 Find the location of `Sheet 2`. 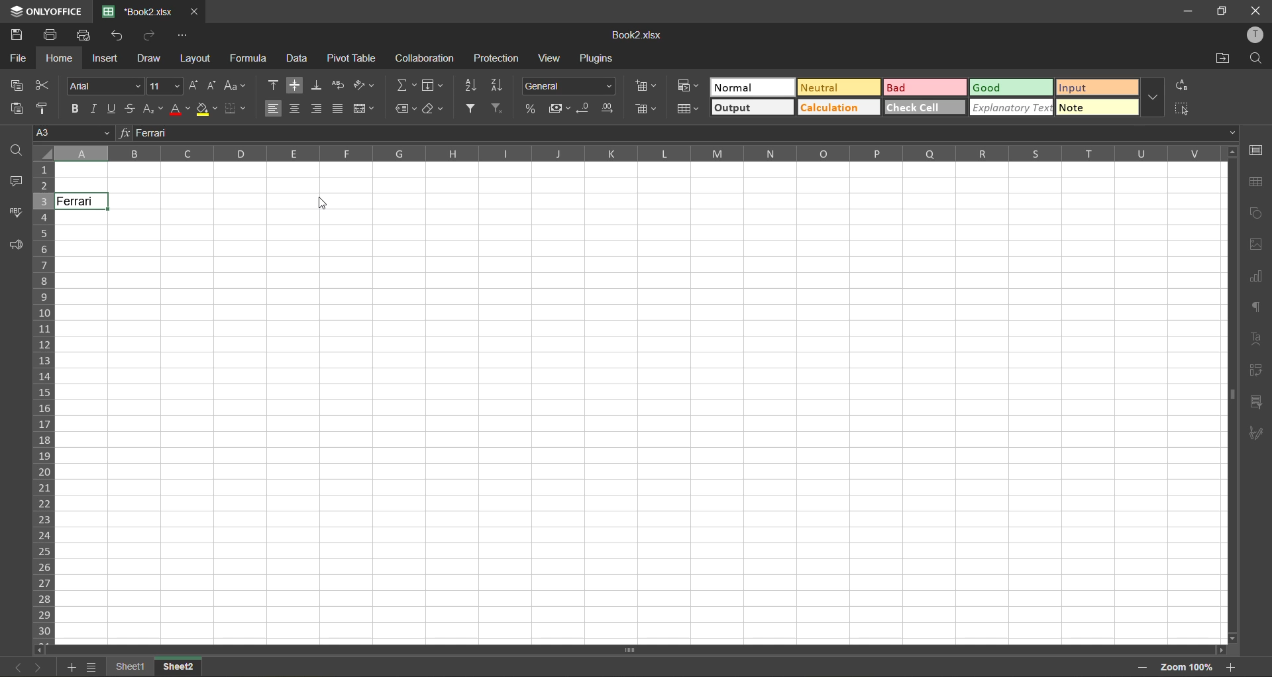

Sheet 2 is located at coordinates (189, 668).